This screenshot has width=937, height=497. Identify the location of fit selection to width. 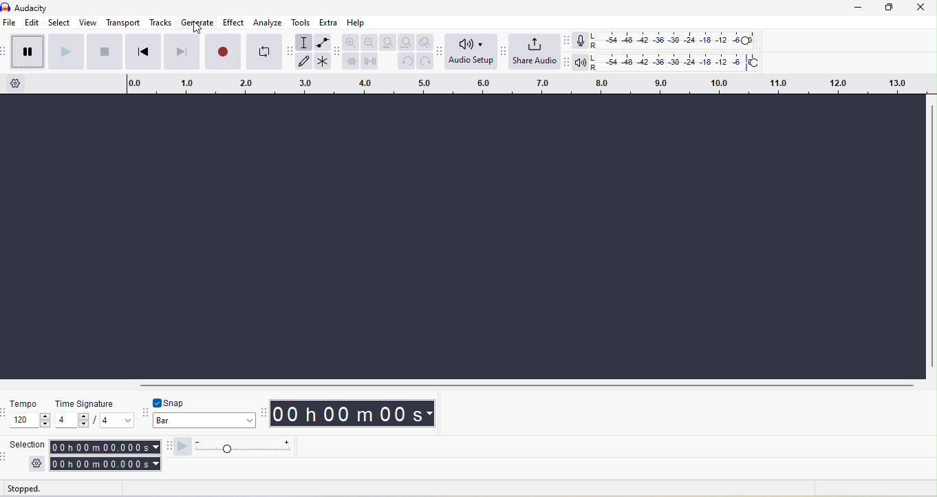
(386, 42).